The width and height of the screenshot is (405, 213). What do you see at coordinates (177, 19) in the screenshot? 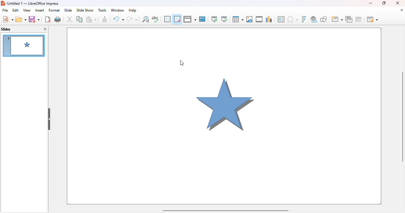
I see `snap to grid` at bounding box center [177, 19].